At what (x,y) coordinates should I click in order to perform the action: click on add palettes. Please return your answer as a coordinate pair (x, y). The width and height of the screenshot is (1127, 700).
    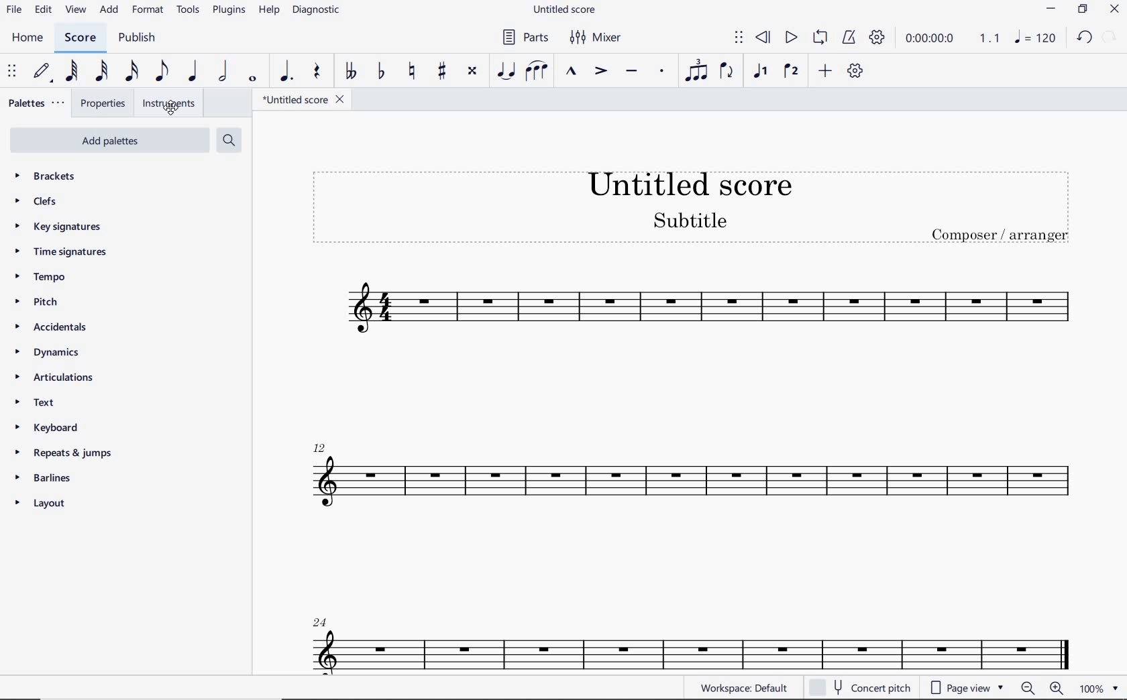
    Looking at the image, I should click on (109, 141).